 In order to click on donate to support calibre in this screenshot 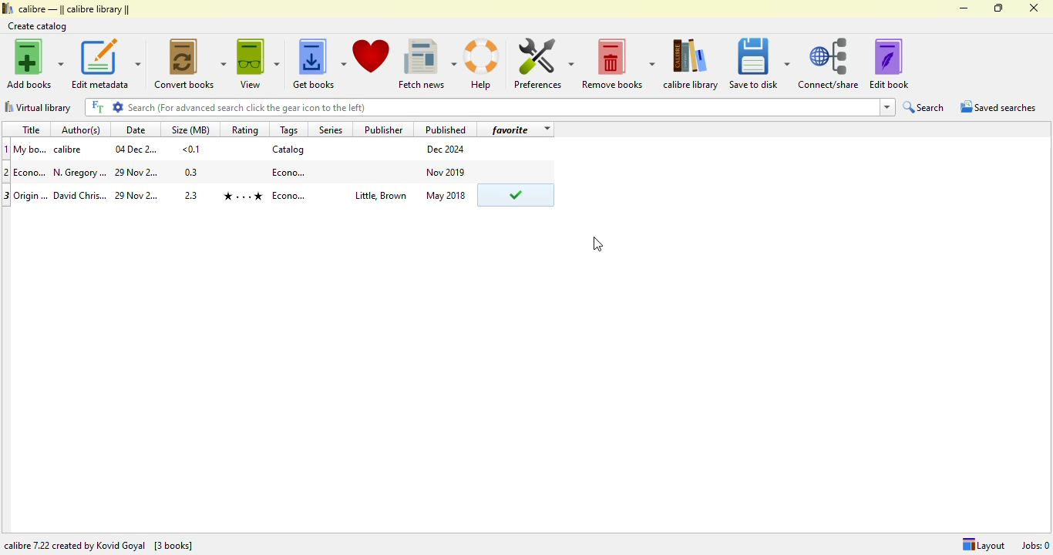, I will do `click(372, 56)`.